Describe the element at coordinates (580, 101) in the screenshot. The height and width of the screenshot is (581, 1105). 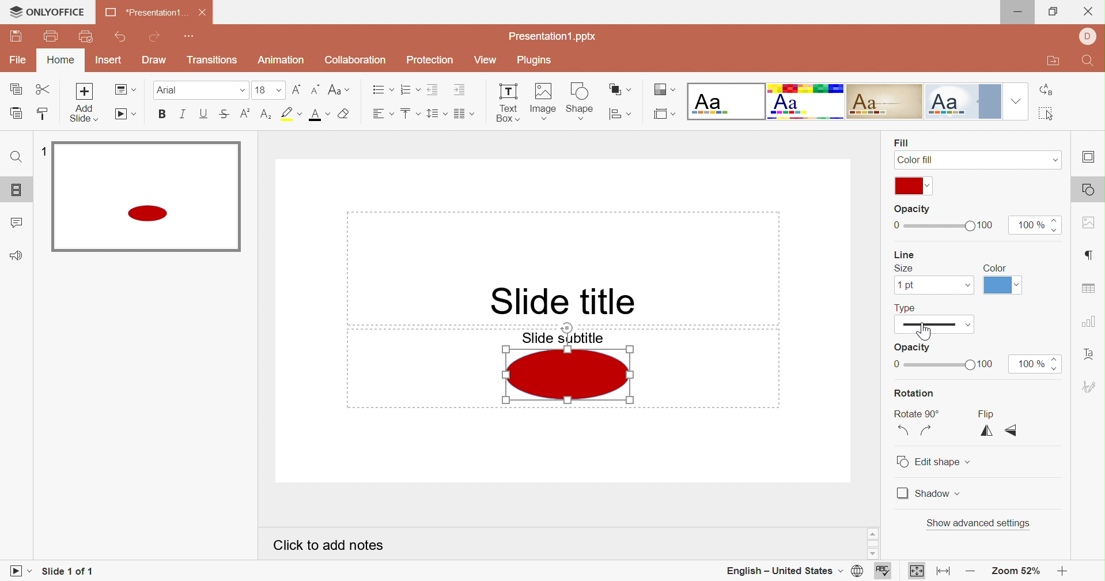
I see `Shape` at that location.